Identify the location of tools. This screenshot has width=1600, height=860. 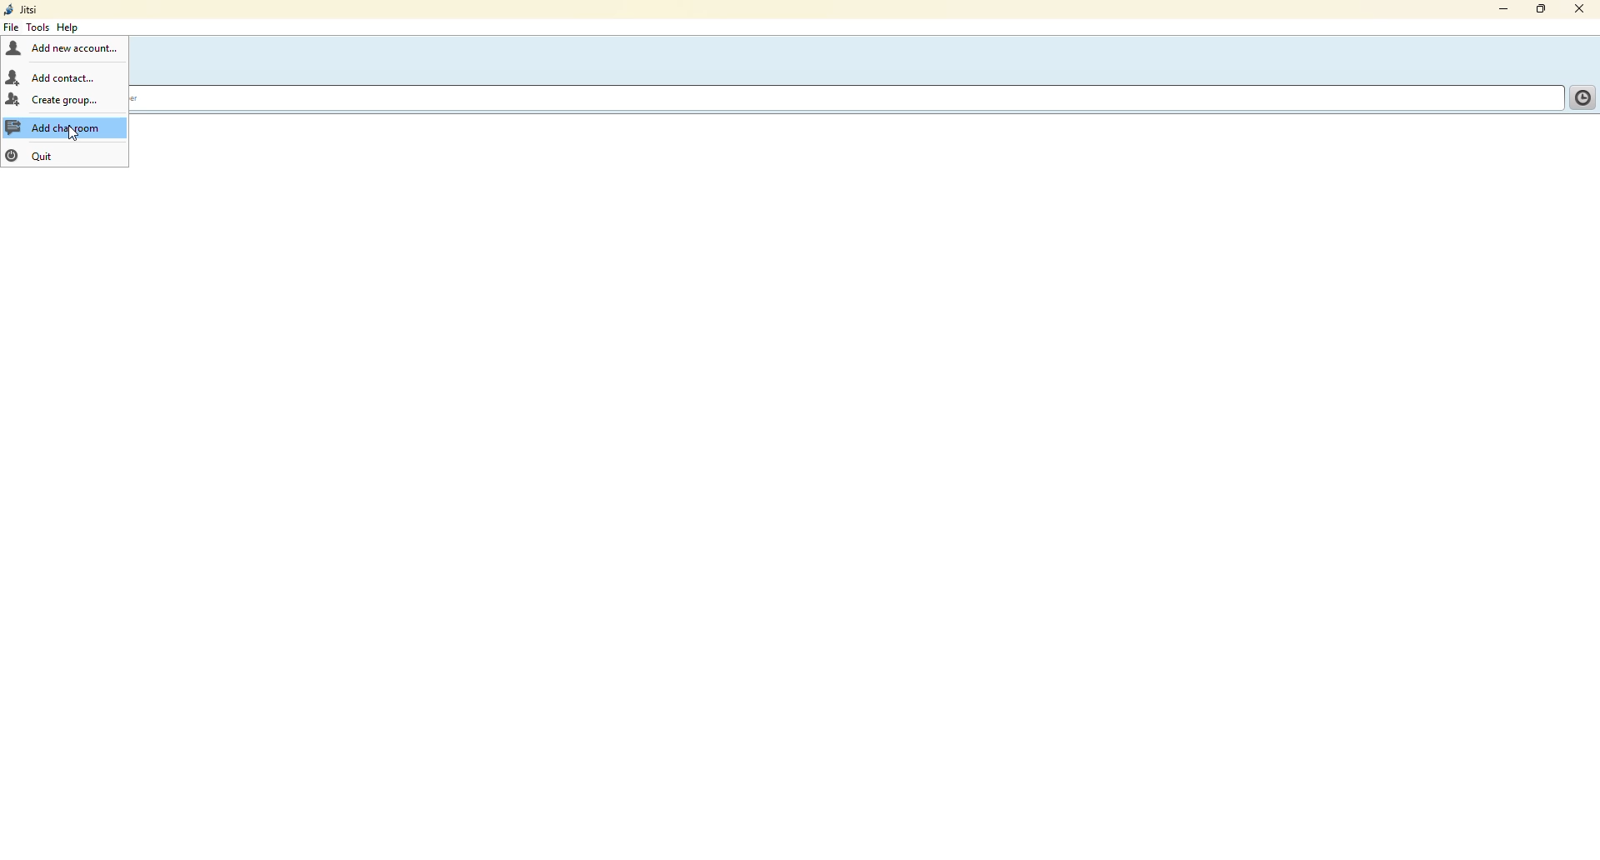
(36, 27).